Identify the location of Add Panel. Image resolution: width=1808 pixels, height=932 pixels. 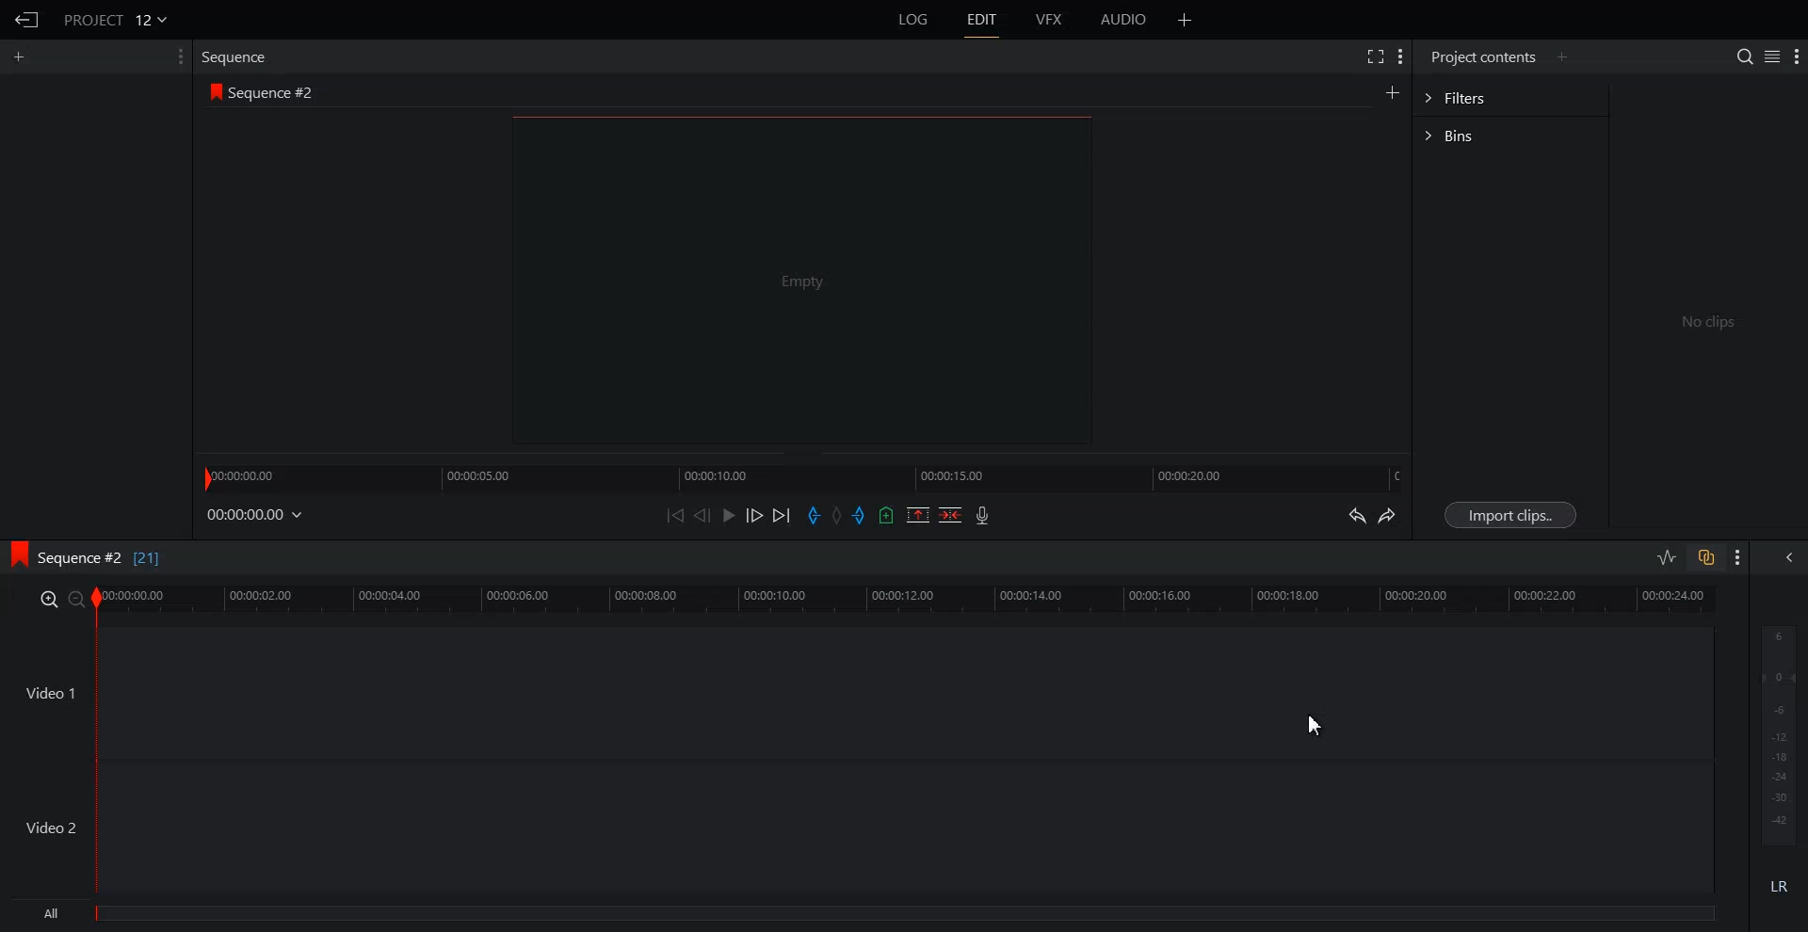
(1186, 20).